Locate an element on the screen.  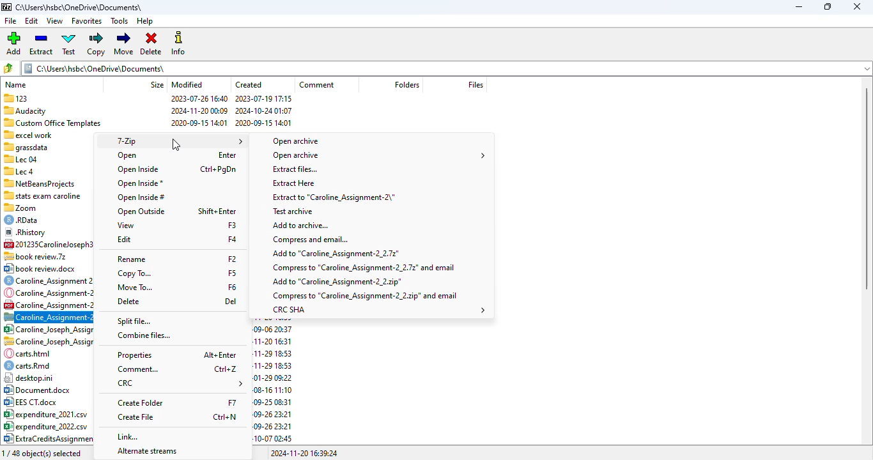
open is located at coordinates (128, 155).